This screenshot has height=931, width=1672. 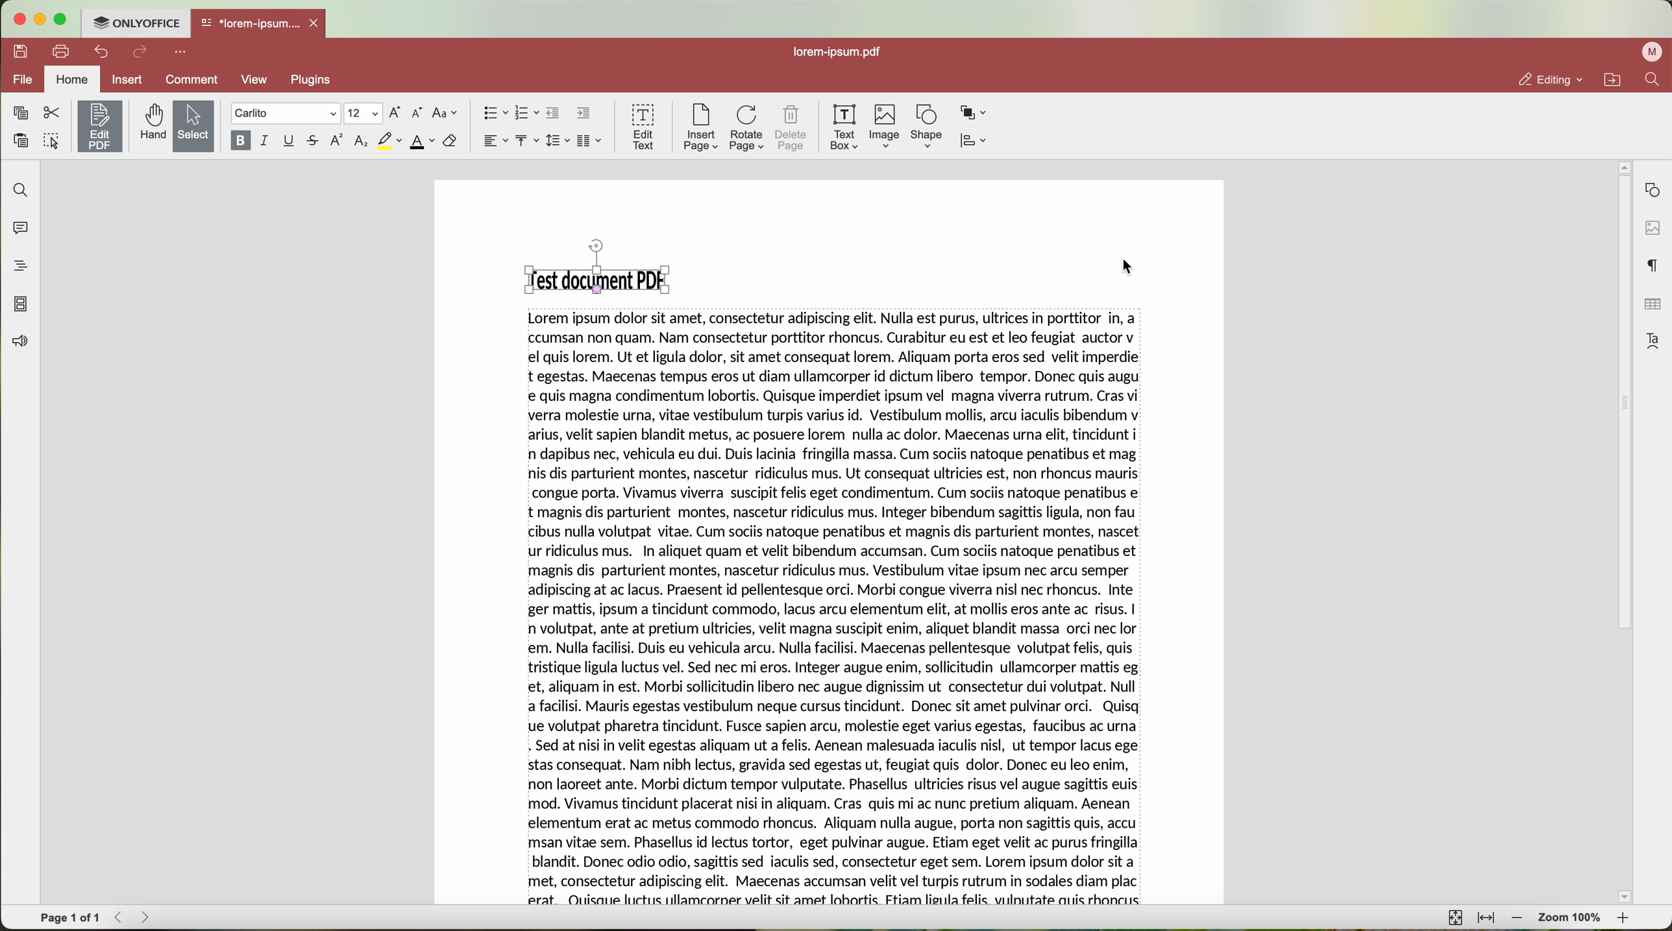 What do you see at coordinates (748, 128) in the screenshot?
I see `rotate page` at bounding box center [748, 128].